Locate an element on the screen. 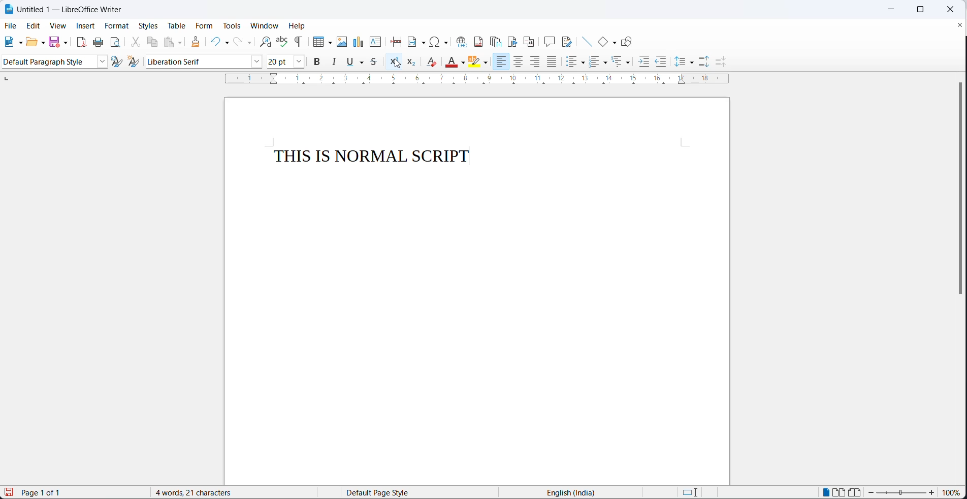  line spacing options is located at coordinates (692, 63).